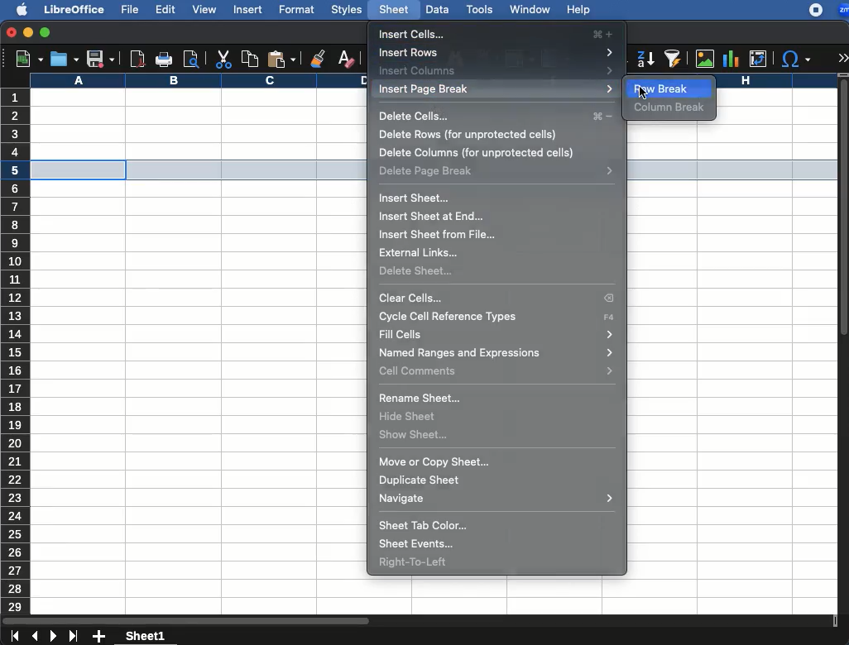 This screenshot has width=849, height=645. What do you see at coordinates (733, 58) in the screenshot?
I see `chart` at bounding box center [733, 58].